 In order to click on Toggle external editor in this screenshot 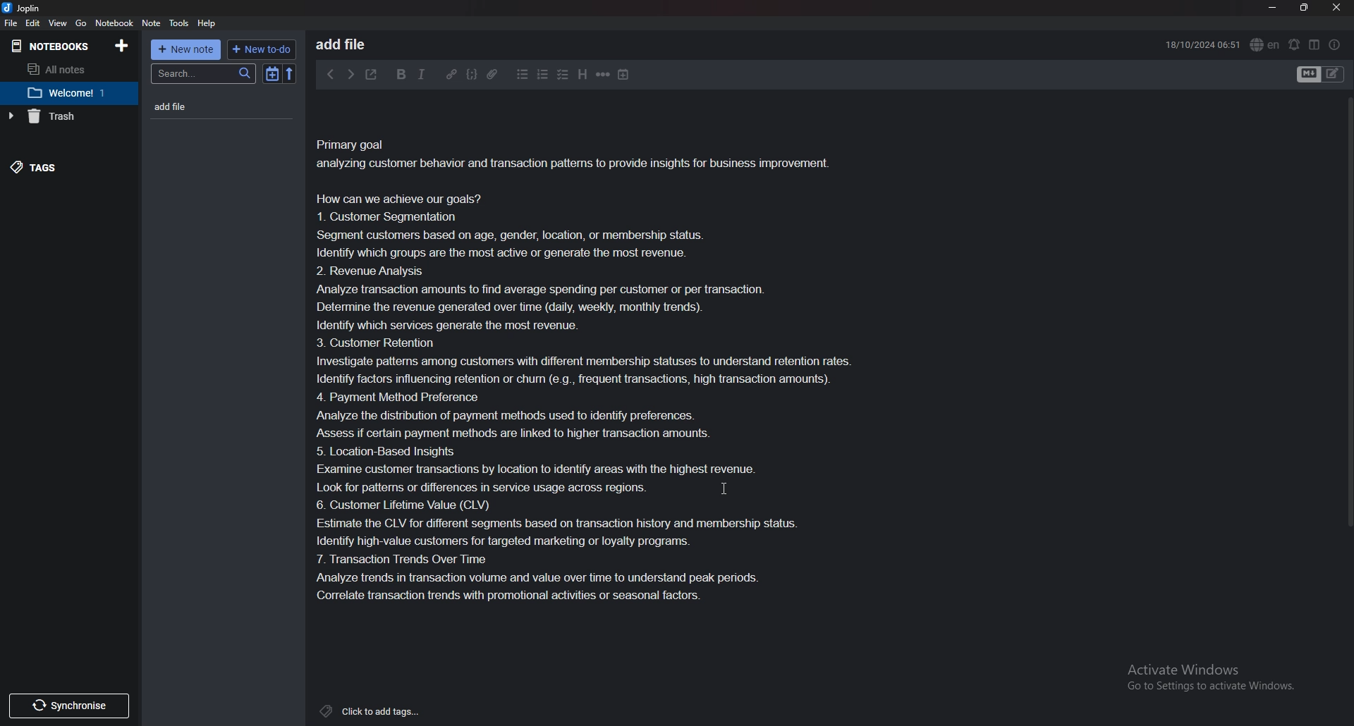, I will do `click(372, 75)`.